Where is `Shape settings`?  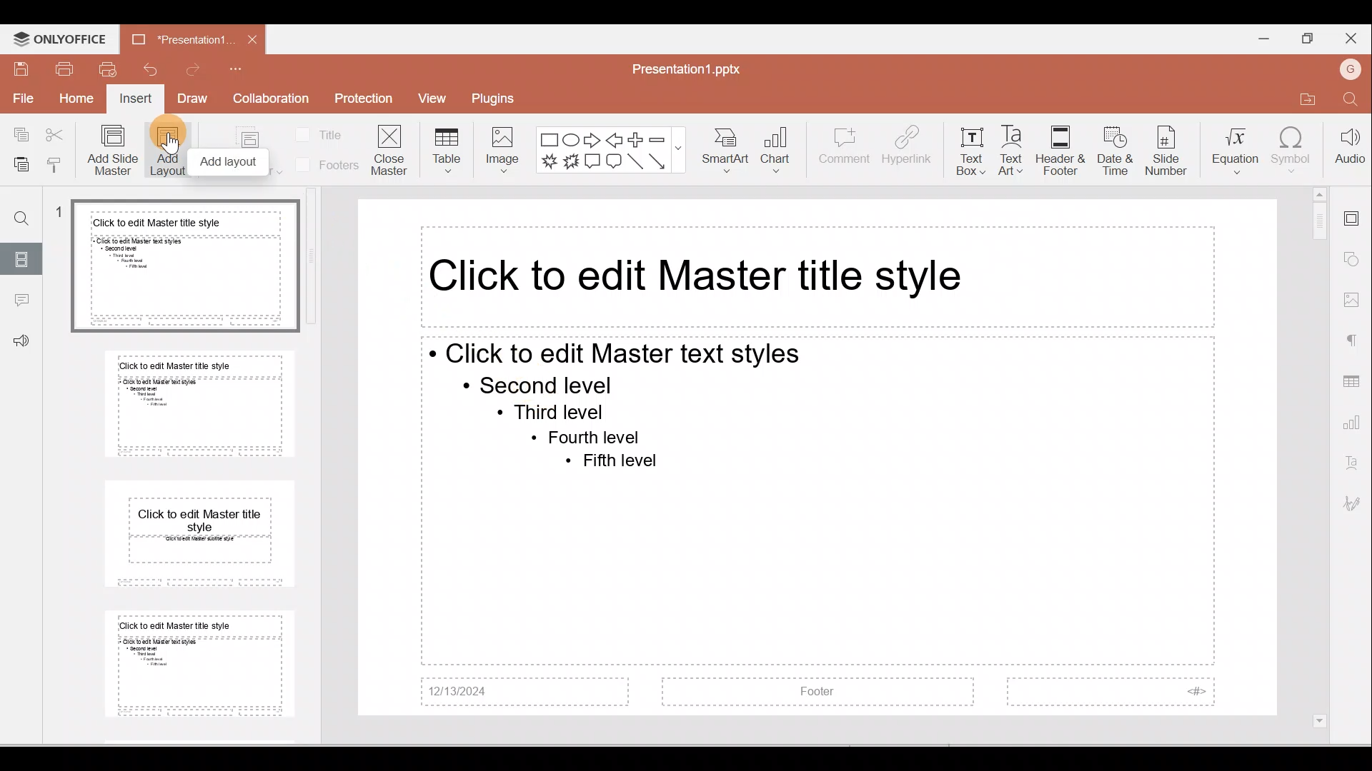 Shape settings is located at coordinates (1356, 261).